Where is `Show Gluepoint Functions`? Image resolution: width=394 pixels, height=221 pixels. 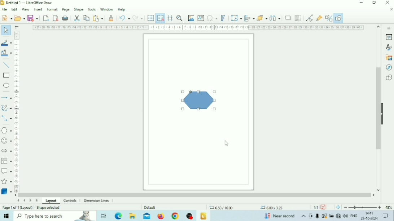 Show Gluepoint Functions is located at coordinates (319, 18).